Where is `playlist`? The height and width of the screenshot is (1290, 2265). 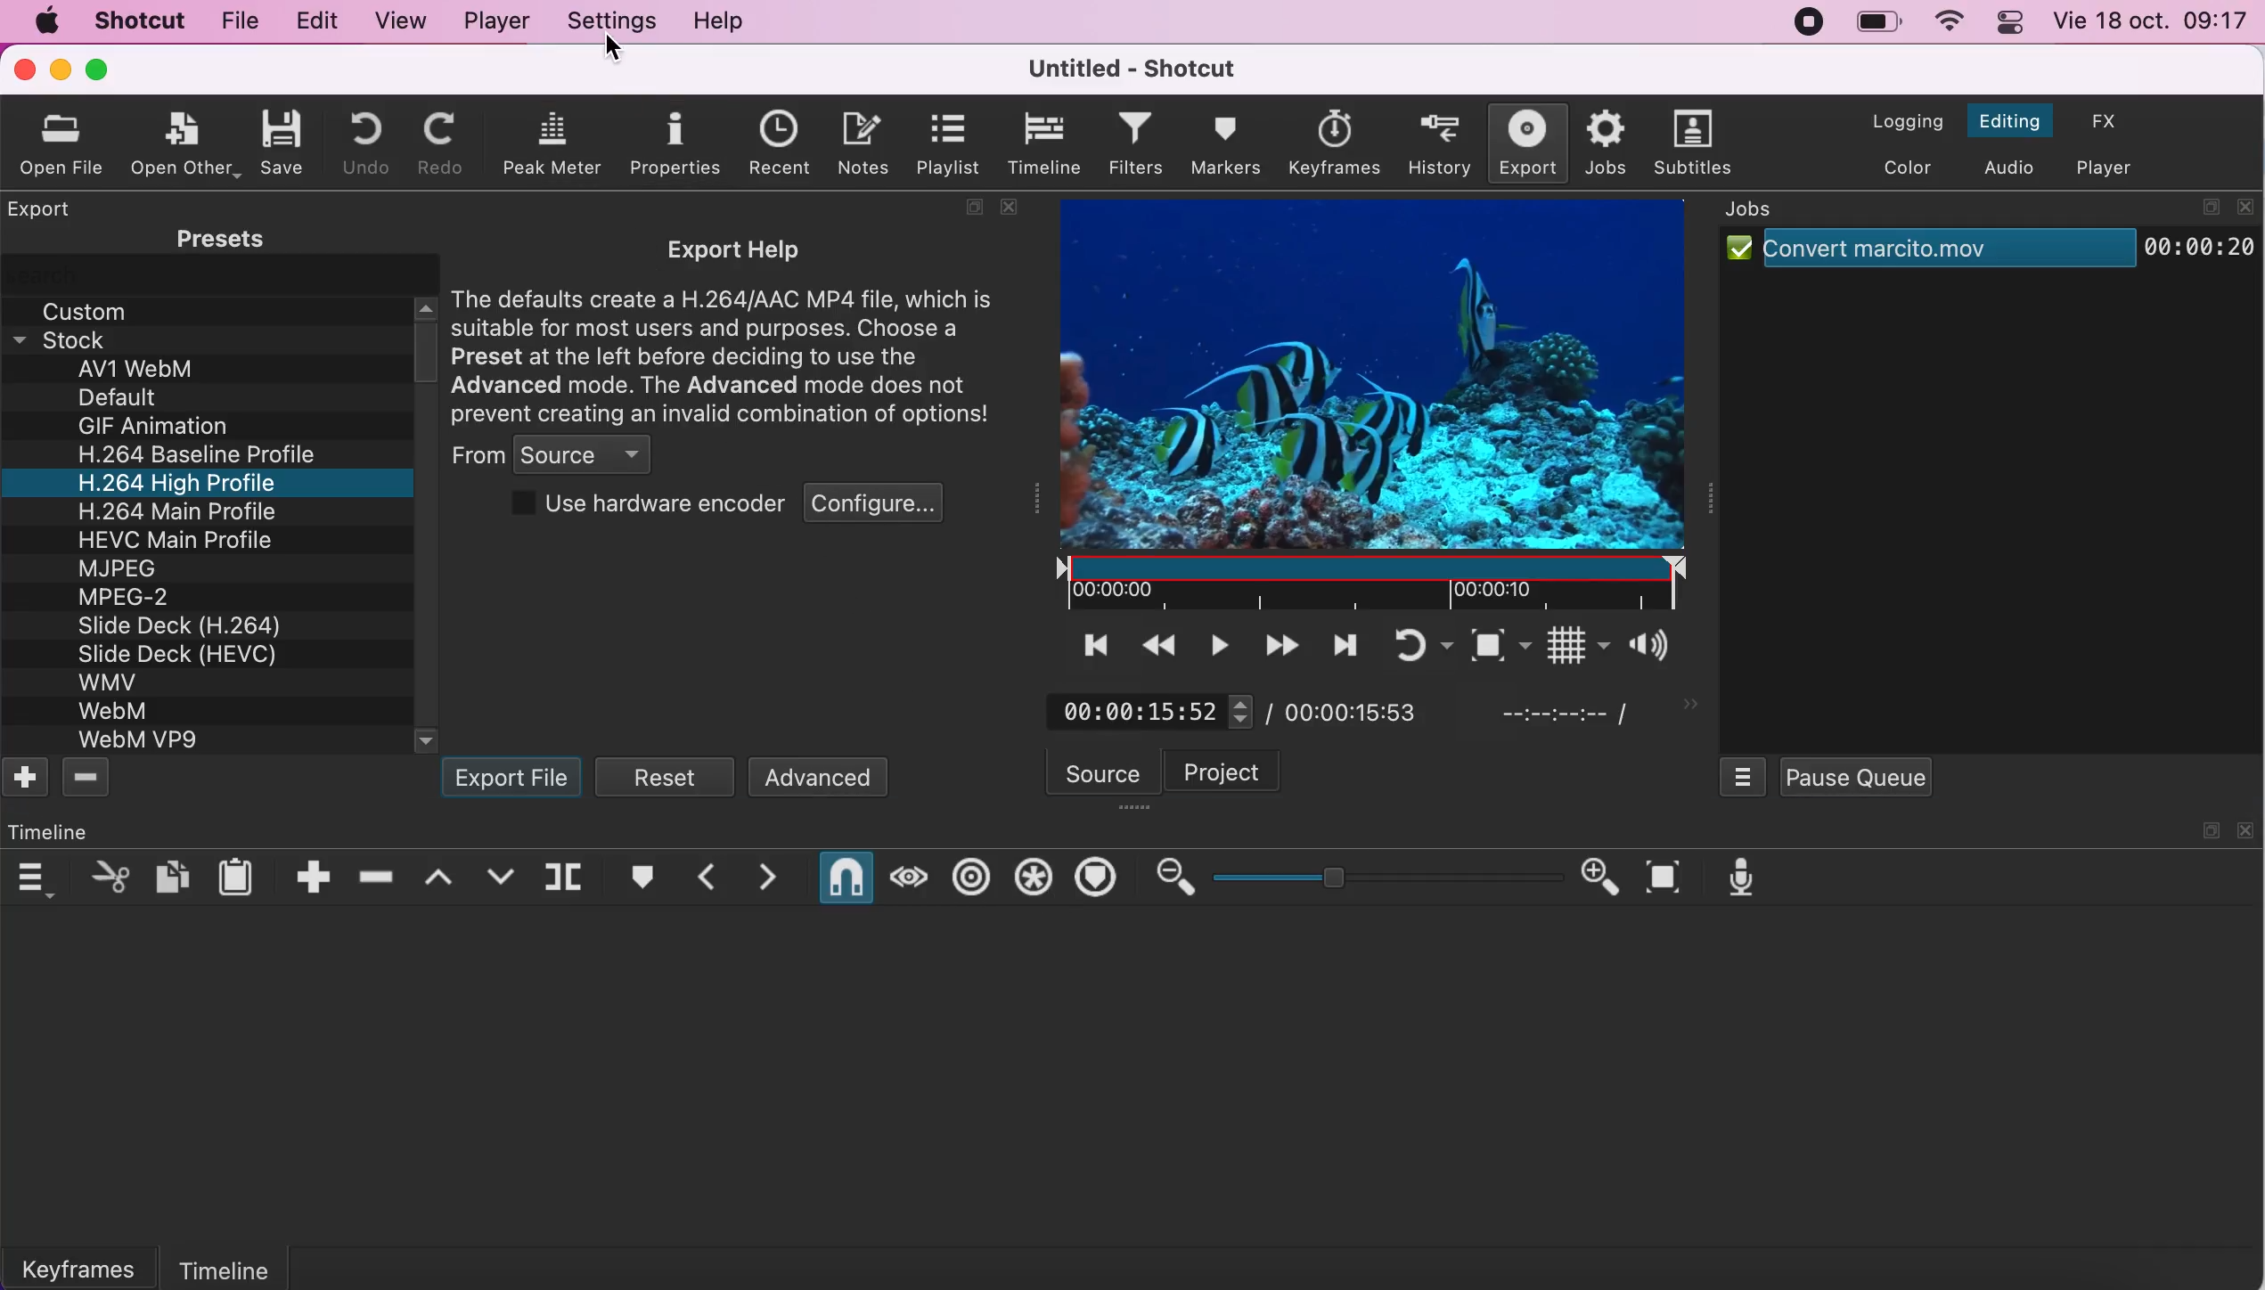 playlist is located at coordinates (948, 143).